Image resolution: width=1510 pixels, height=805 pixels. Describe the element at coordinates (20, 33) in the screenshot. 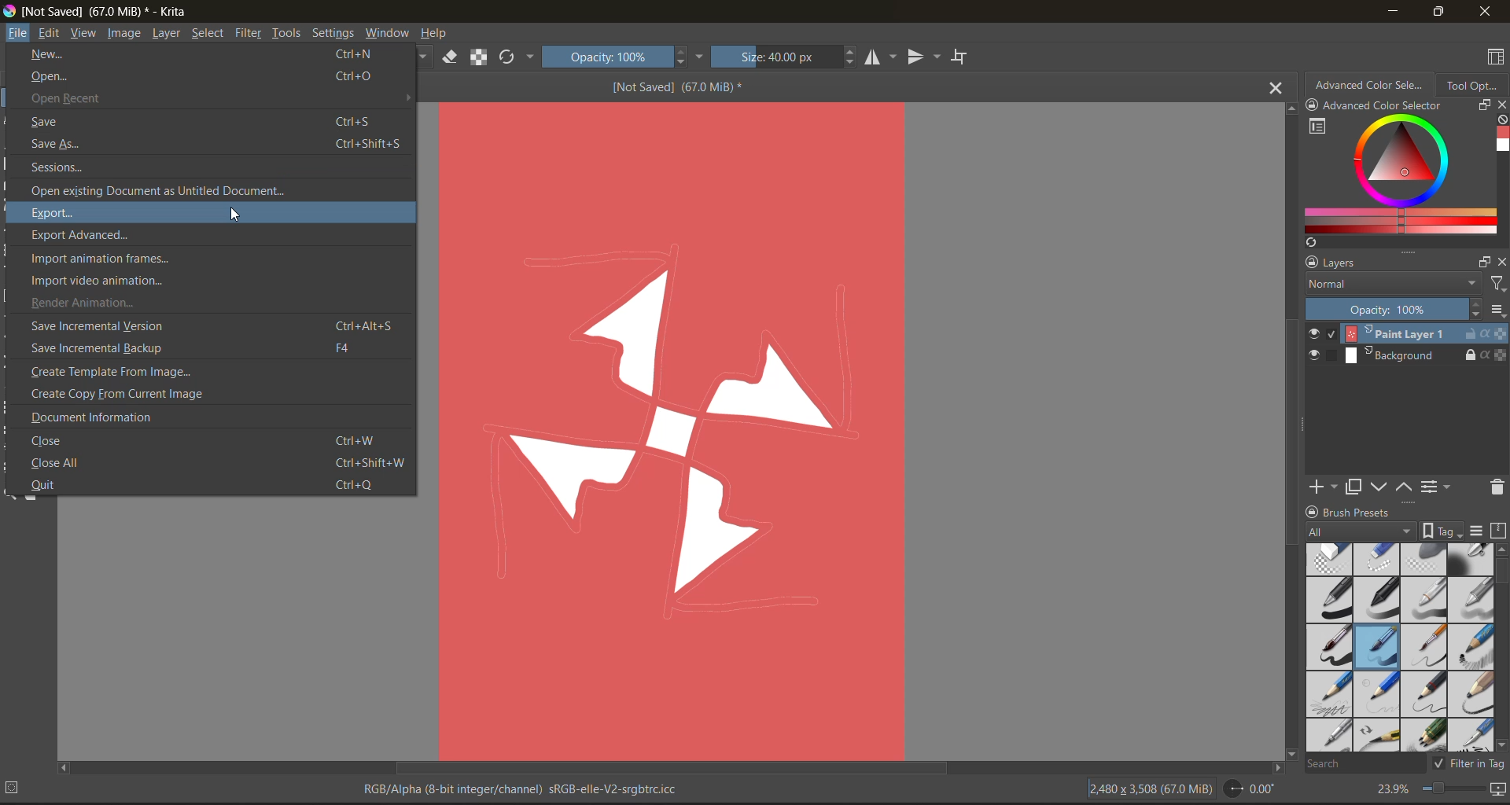

I see `file` at that location.